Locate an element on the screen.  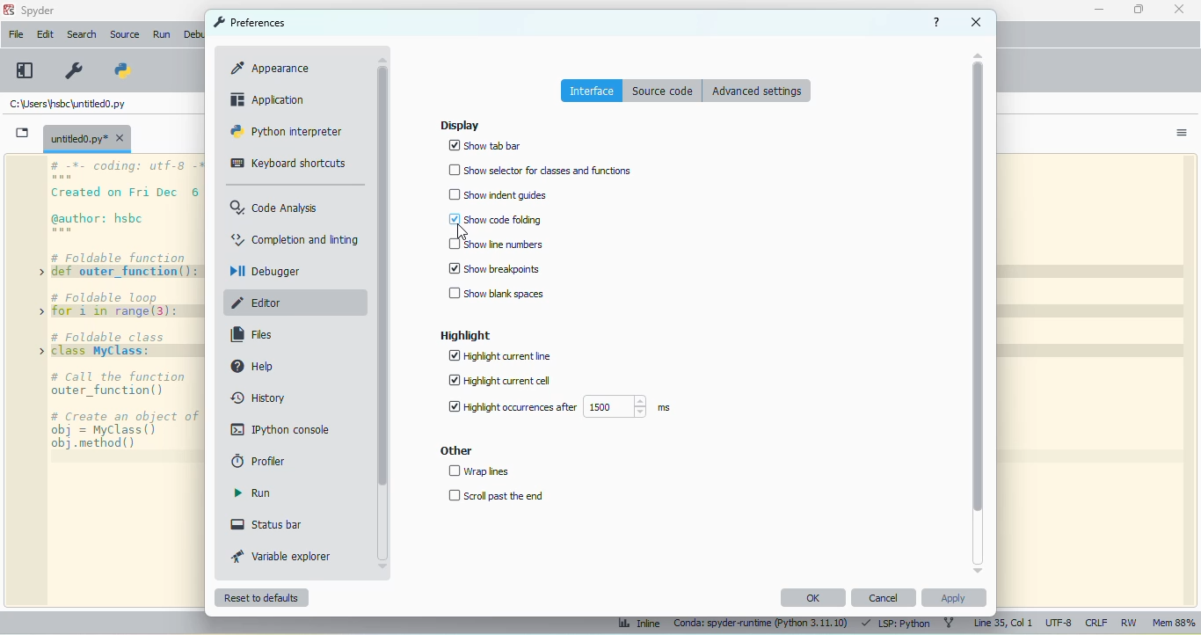
untitled0.py is located at coordinates (87, 138).